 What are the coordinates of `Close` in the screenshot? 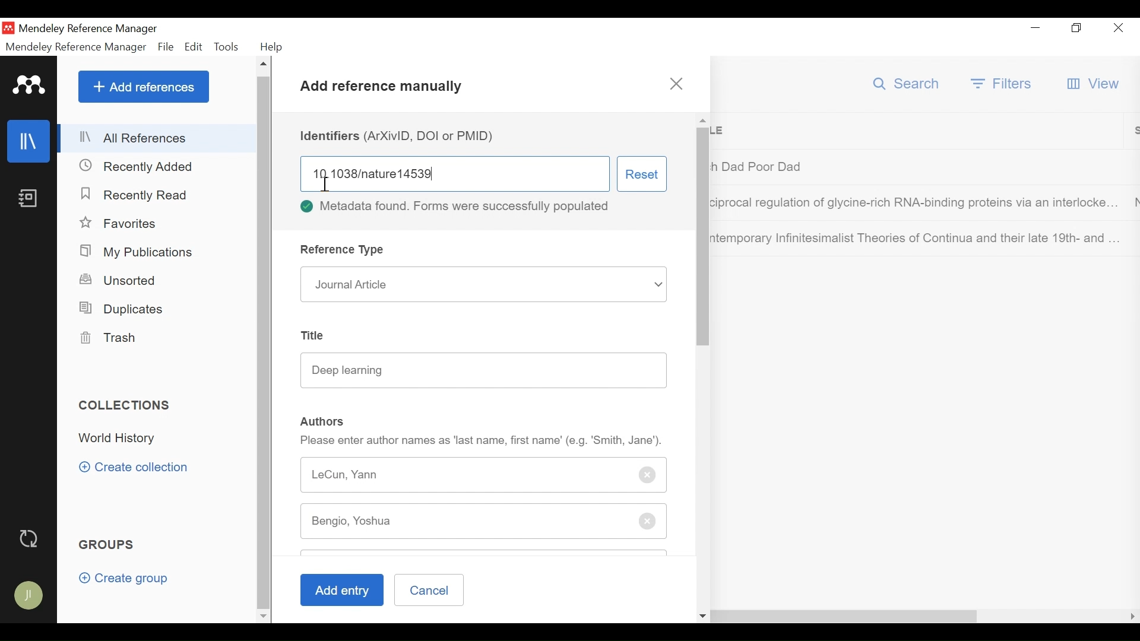 It's located at (1118, 29).